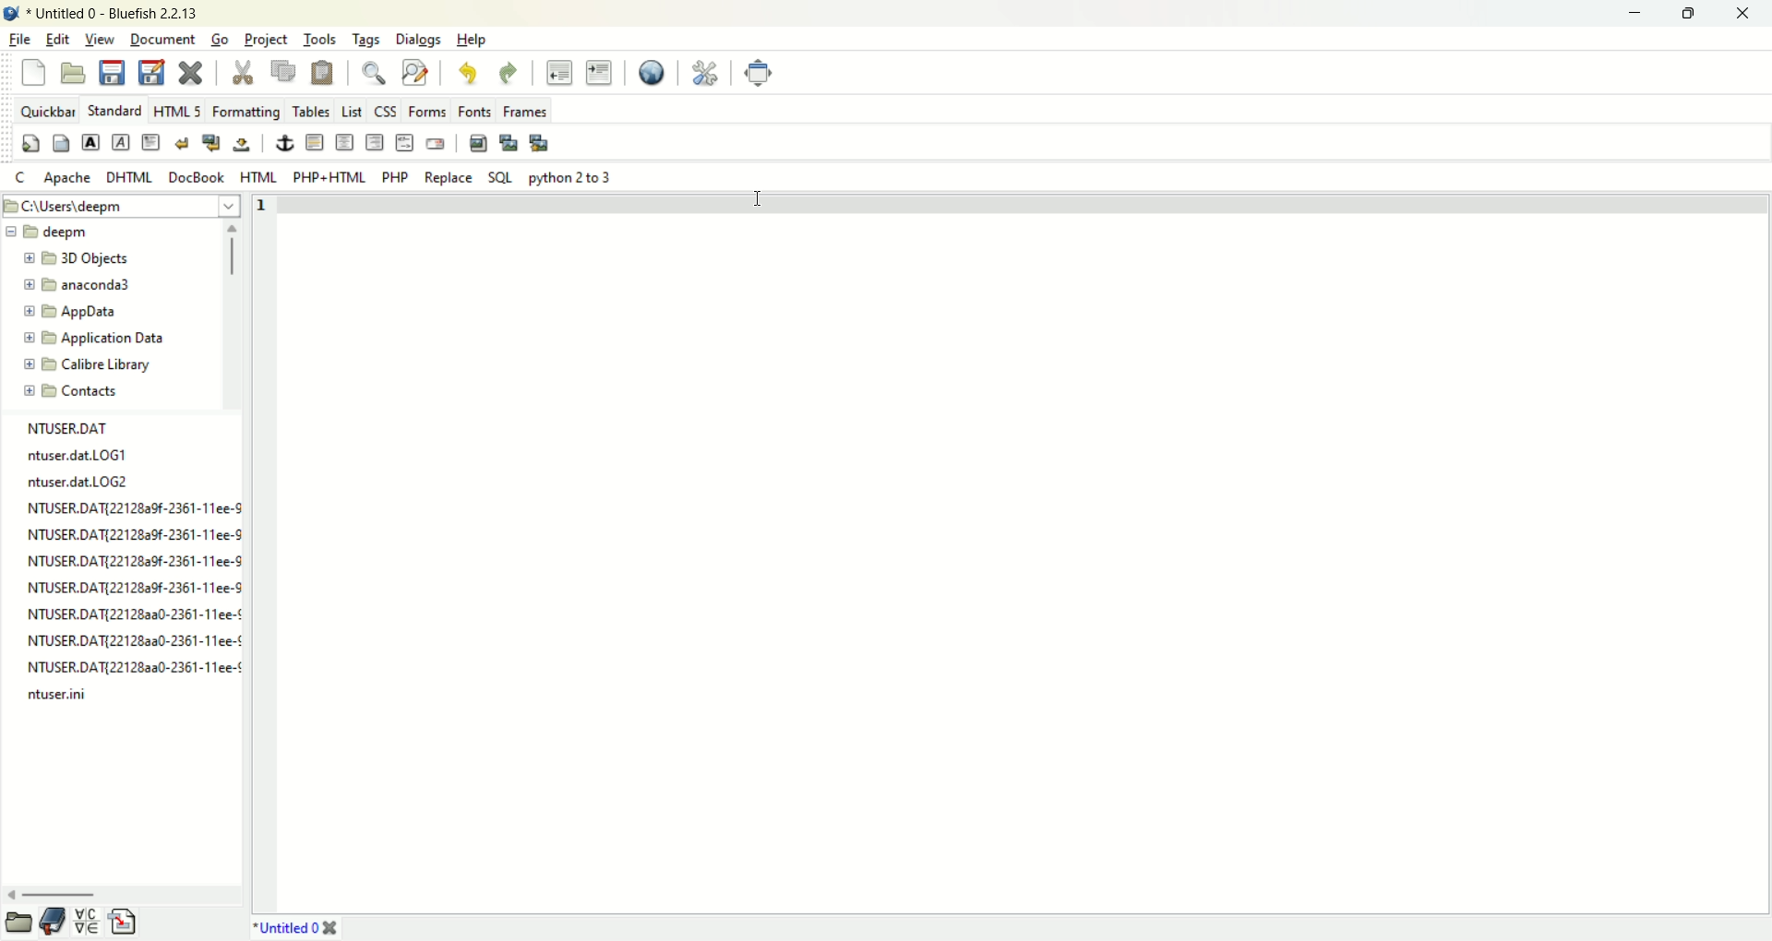 The image size is (1772, 941). I want to click on Application Data, so click(94, 338).